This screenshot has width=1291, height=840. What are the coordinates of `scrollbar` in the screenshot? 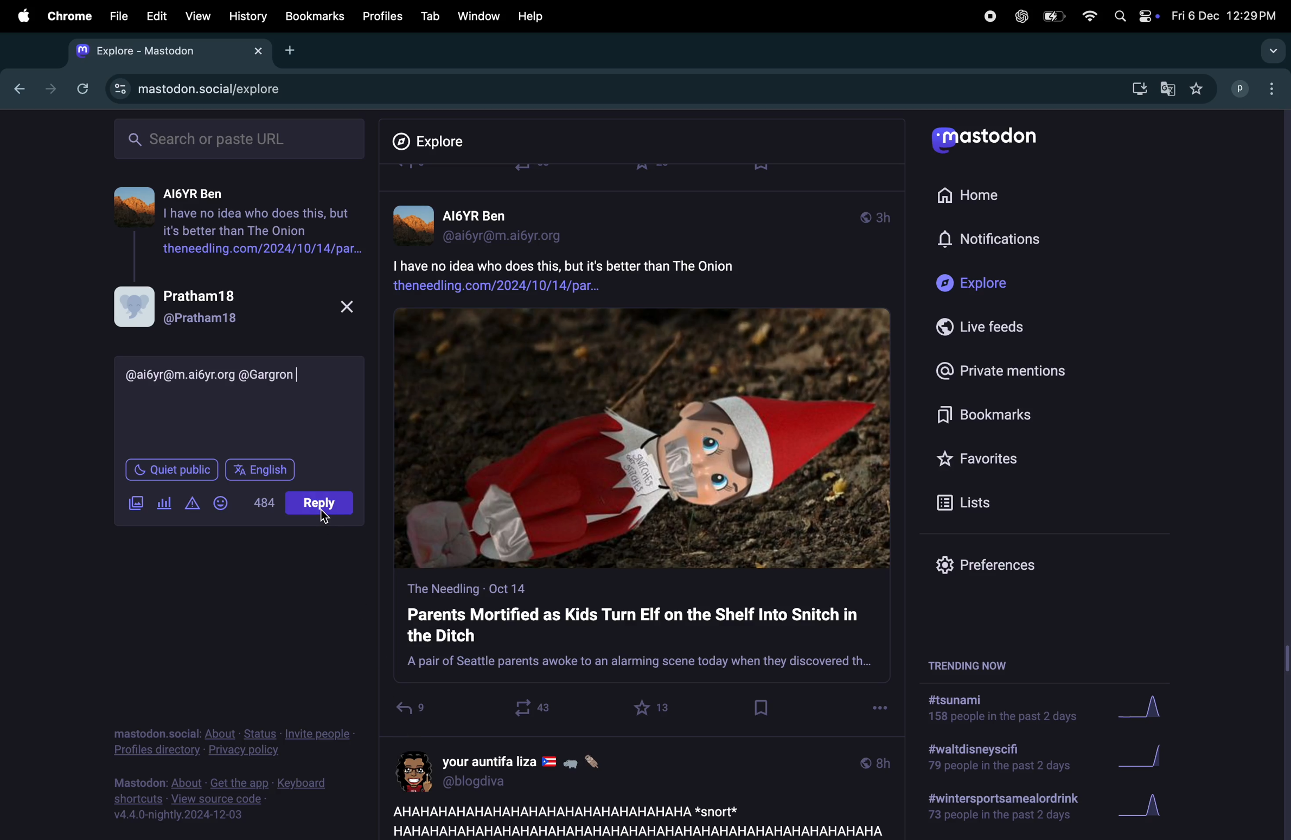 It's located at (1283, 473).